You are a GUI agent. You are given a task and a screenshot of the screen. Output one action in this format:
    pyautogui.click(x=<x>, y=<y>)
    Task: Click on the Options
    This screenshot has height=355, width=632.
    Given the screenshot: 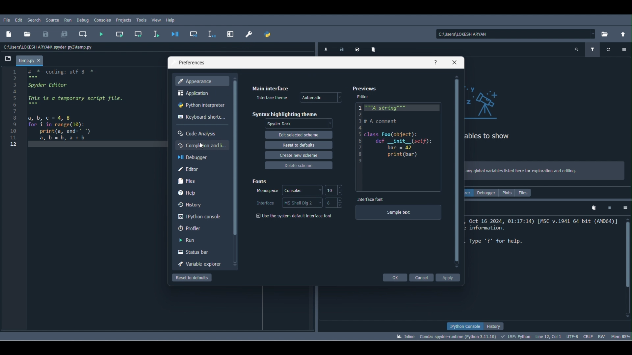 What is the action you would take?
    pyautogui.click(x=623, y=207)
    